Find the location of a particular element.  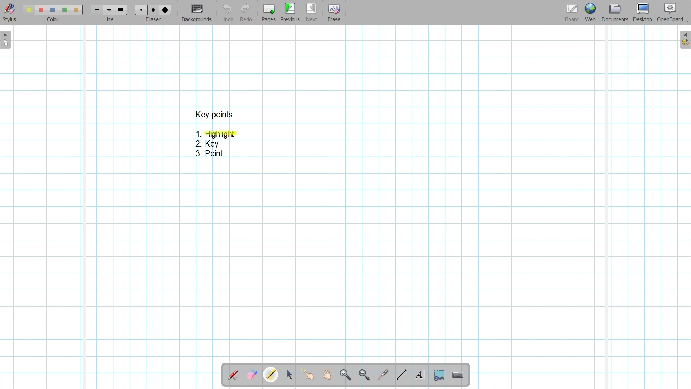

Use virtual laser is located at coordinates (383, 375).